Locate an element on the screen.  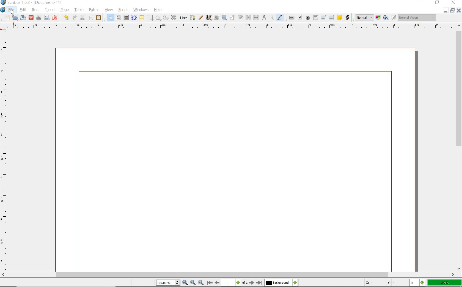
ruler is located at coordinates (5, 152).